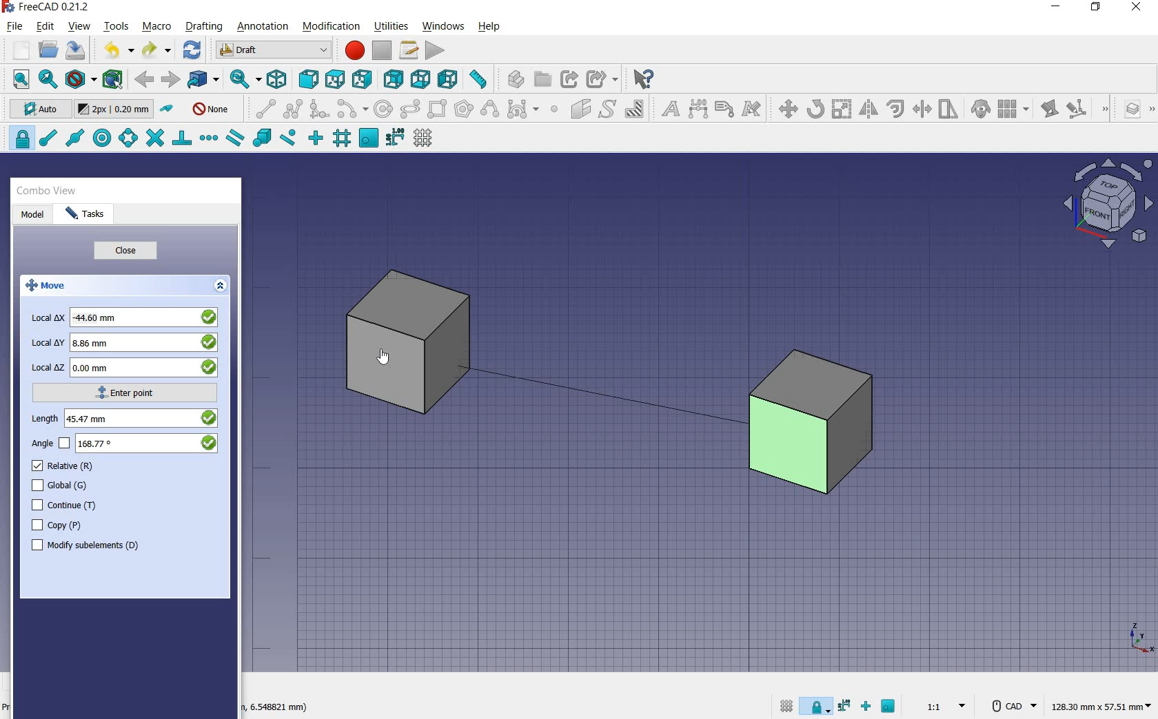 Image resolution: width=1158 pixels, height=719 pixels. Describe the element at coordinates (204, 27) in the screenshot. I see `drafting` at that location.